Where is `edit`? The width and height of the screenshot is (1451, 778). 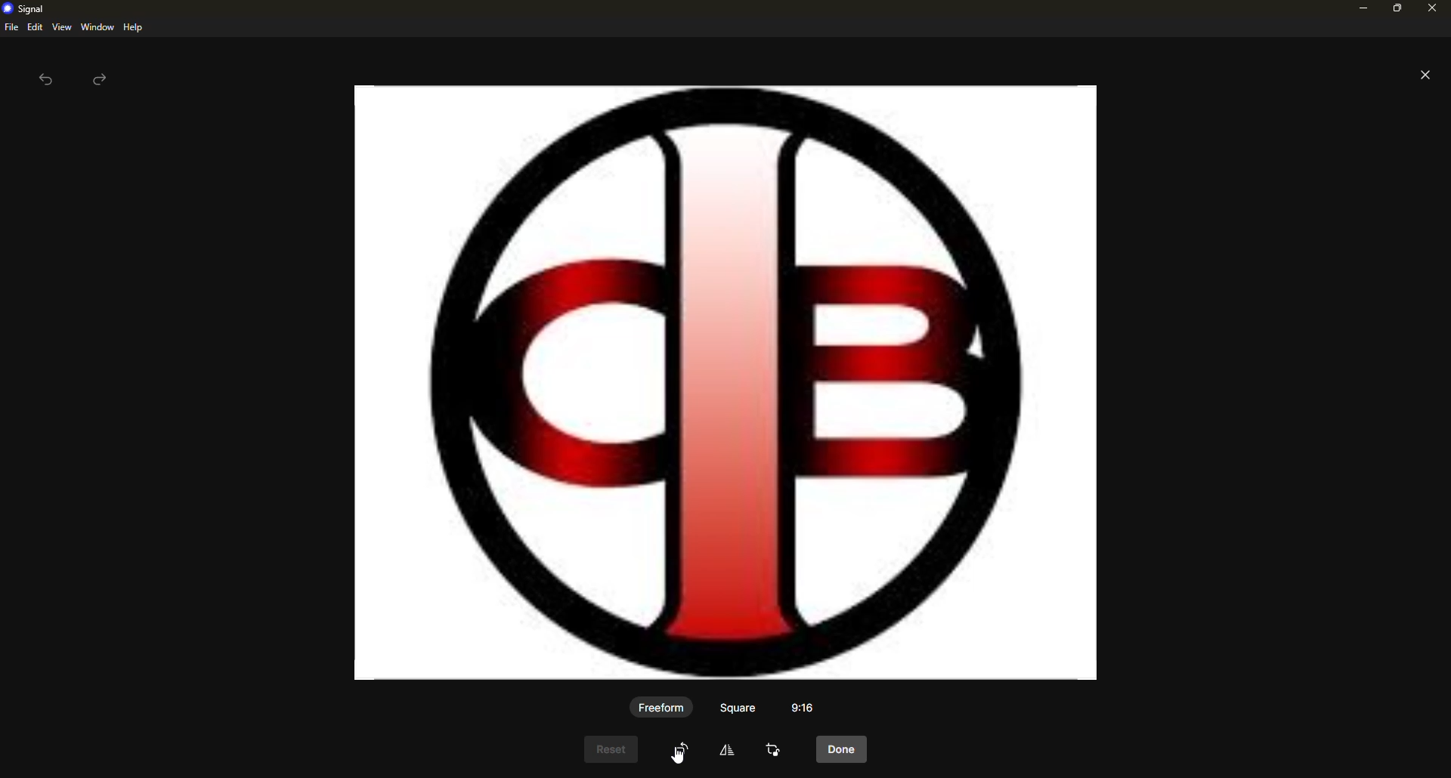 edit is located at coordinates (35, 27).